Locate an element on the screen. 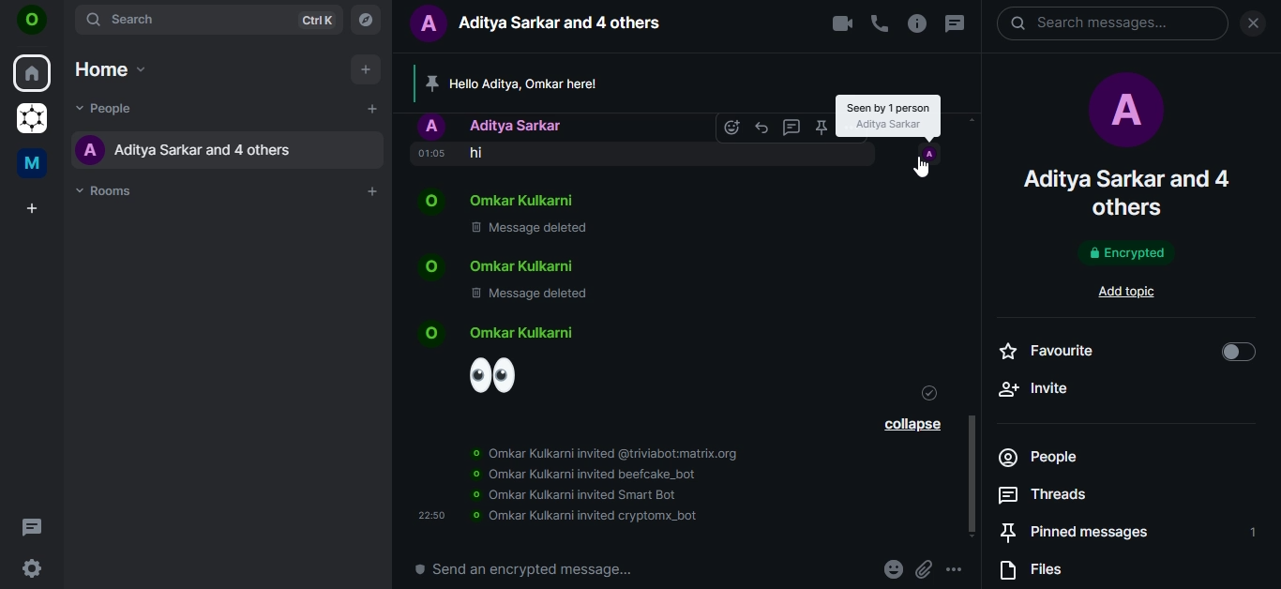 Image resolution: width=1281 pixels, height=589 pixels. search messages is located at coordinates (1111, 25).